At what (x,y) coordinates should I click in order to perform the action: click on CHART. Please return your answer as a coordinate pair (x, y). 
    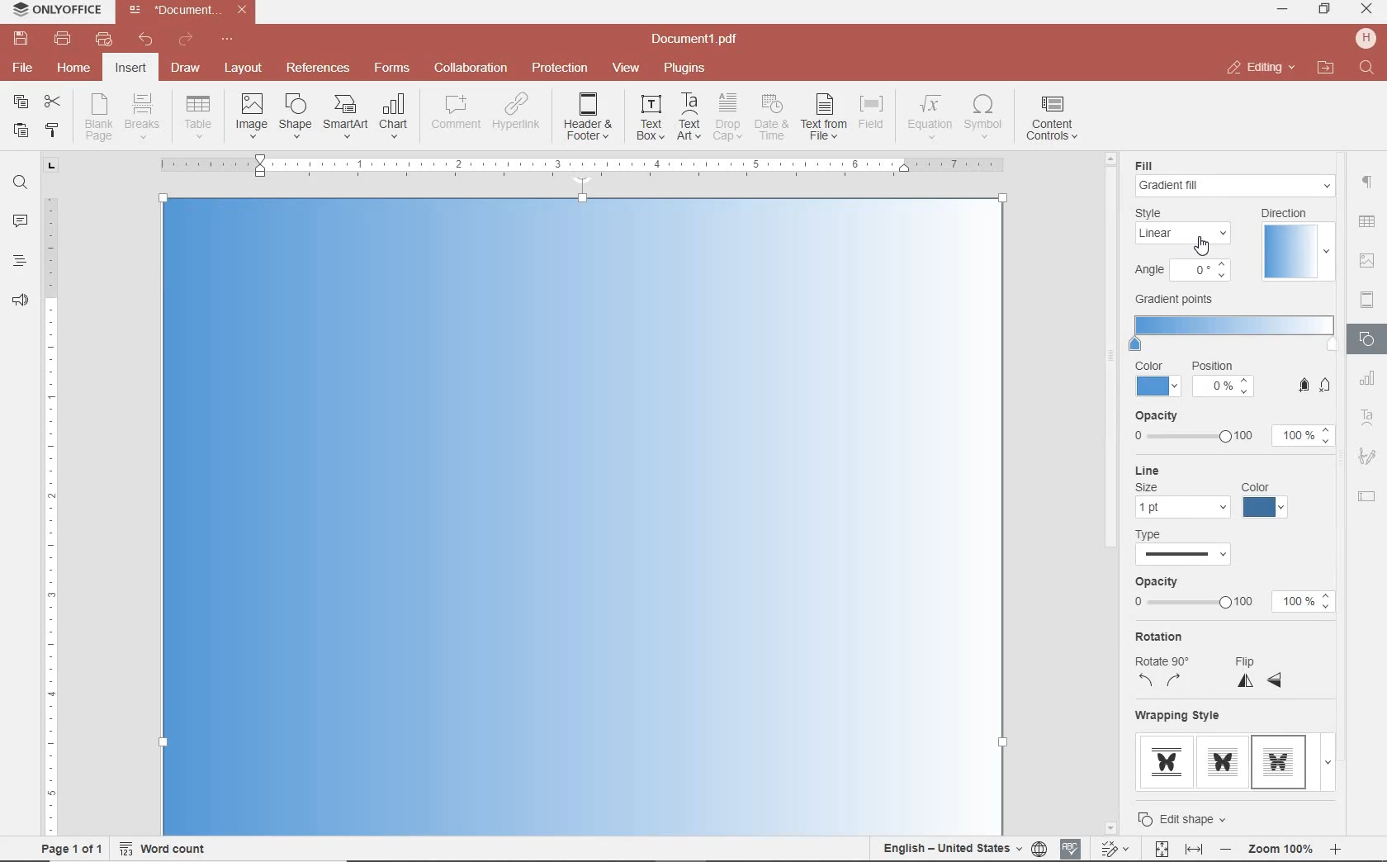
    Looking at the image, I should click on (1368, 379).